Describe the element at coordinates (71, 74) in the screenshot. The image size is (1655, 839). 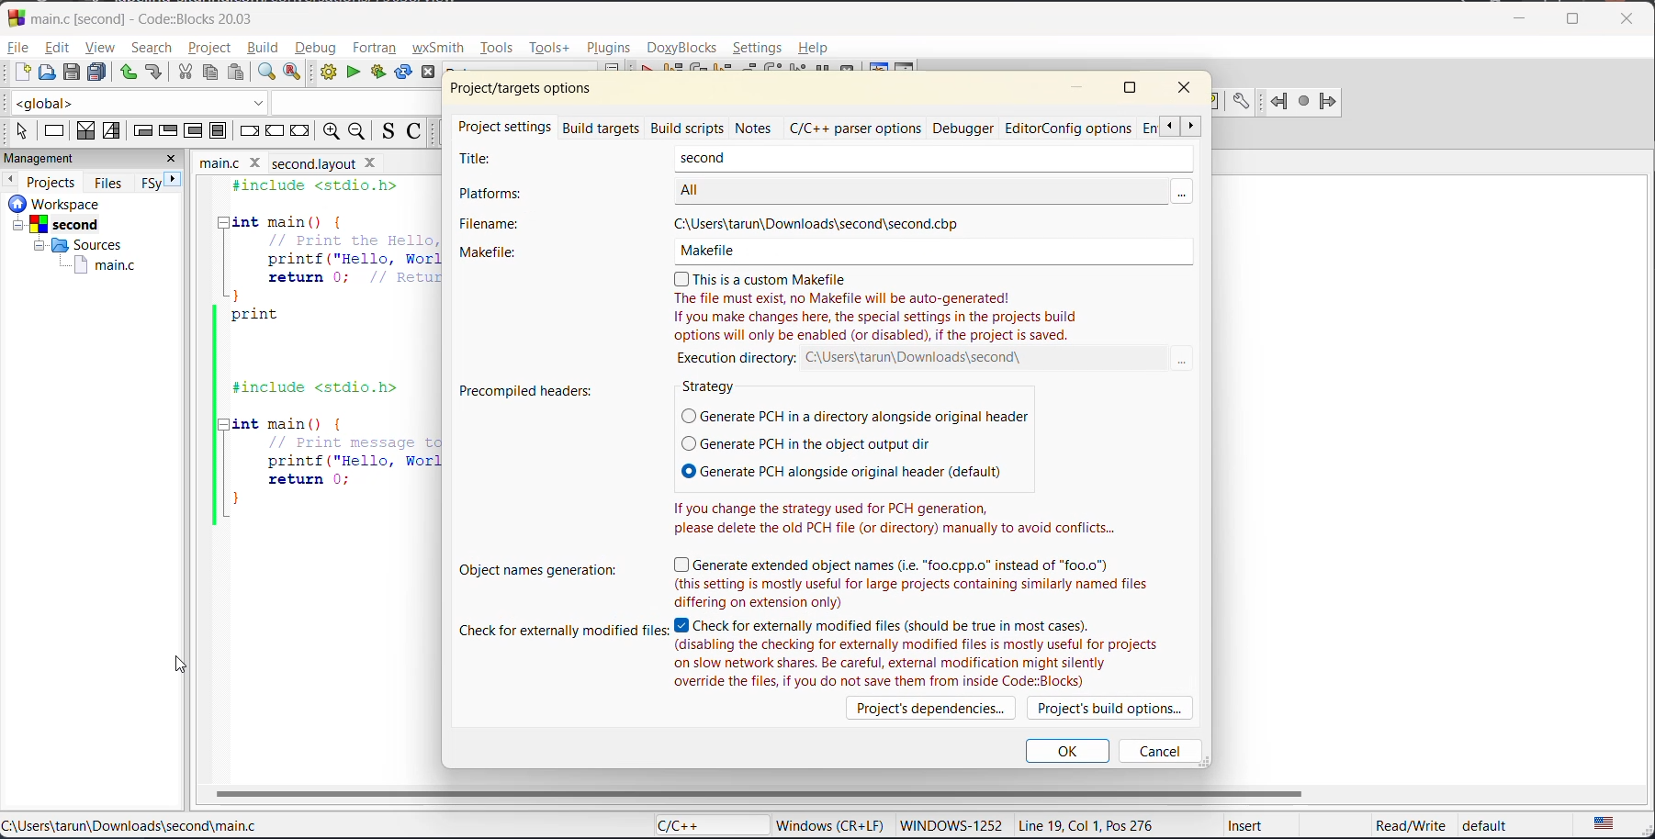
I see `save` at that location.